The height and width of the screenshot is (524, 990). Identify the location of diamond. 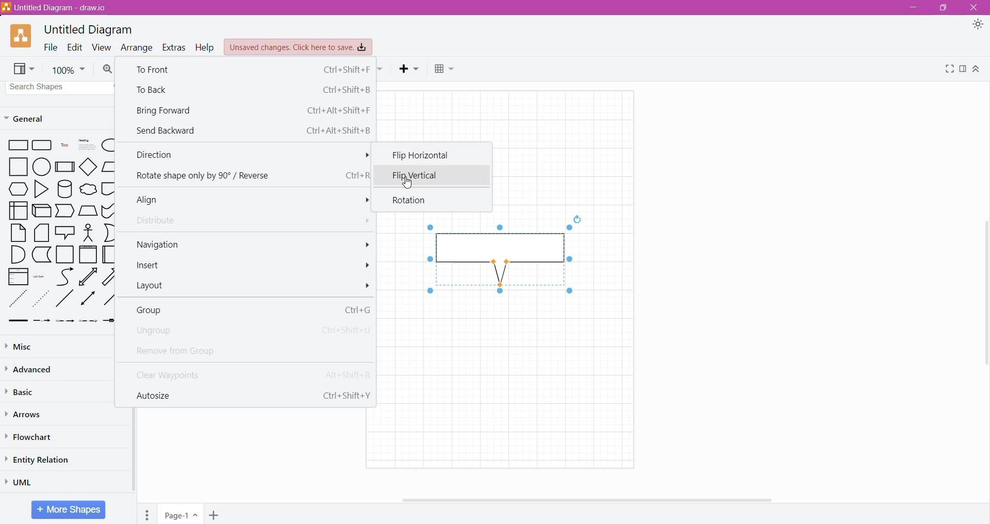
(88, 166).